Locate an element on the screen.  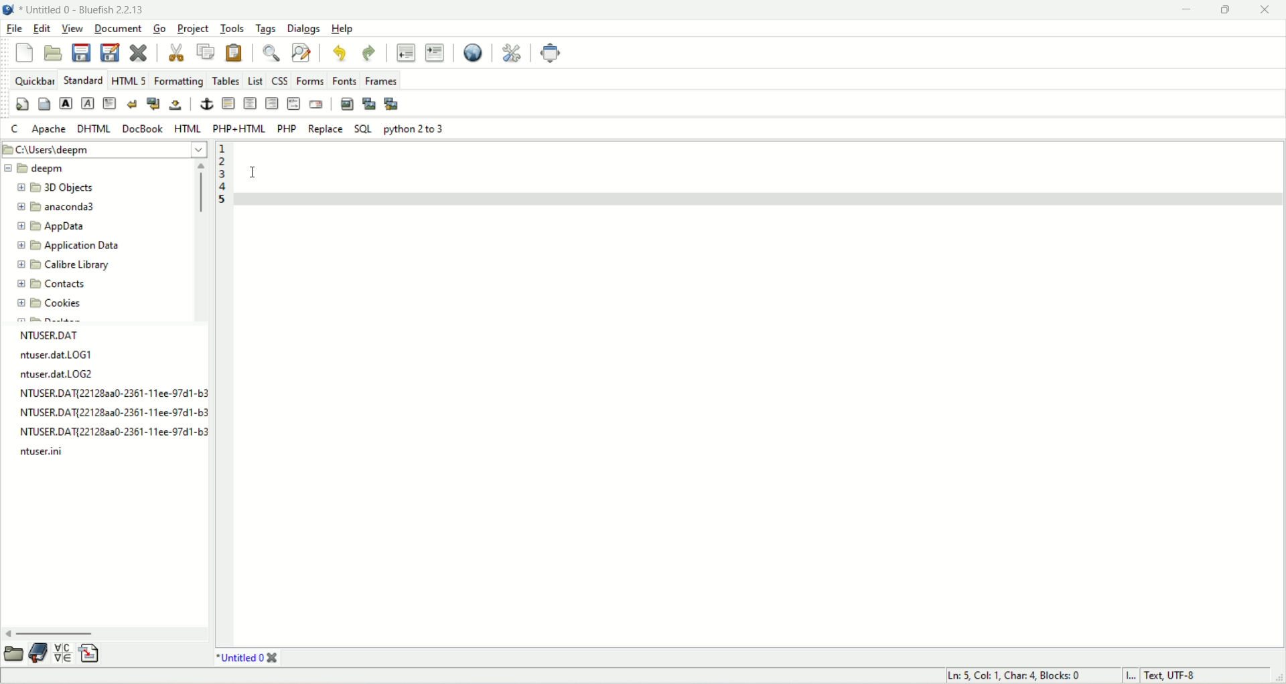
file name is located at coordinates (111, 395).